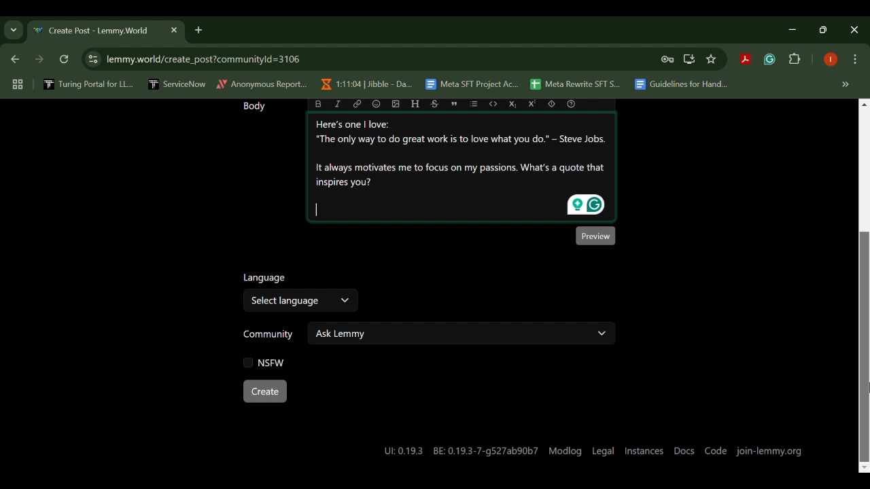 The height and width of the screenshot is (489, 870). Describe the element at coordinates (415, 104) in the screenshot. I see `header` at that location.